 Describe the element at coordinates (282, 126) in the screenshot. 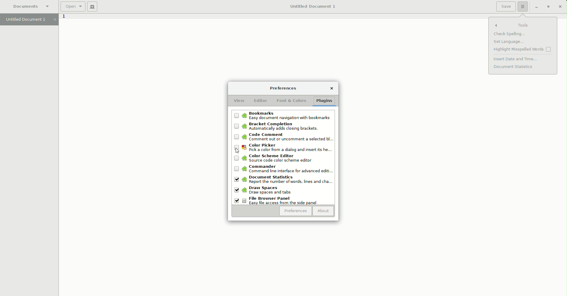

I see `Bracket completion: Automatically adds closing brackets` at that location.